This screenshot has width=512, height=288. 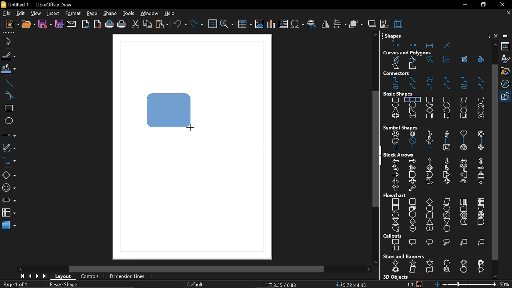 I want to click on current window, so click(x=39, y=4).